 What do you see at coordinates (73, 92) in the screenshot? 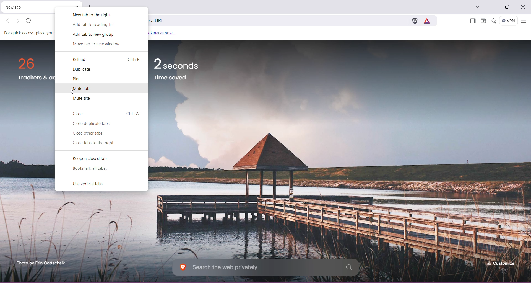
I see `cursor` at bounding box center [73, 92].